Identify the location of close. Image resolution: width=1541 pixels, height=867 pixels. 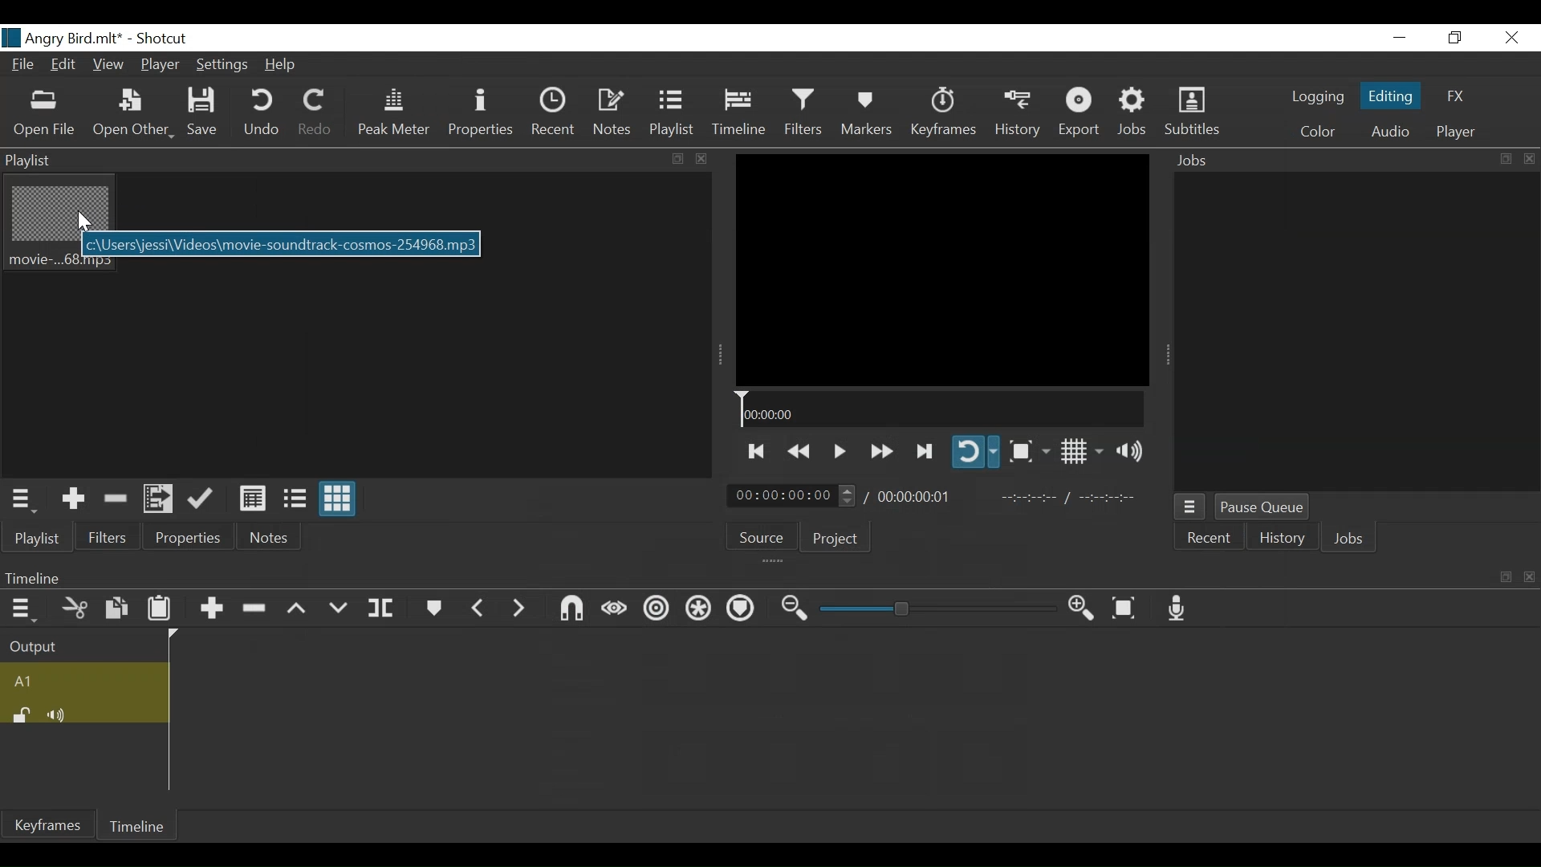
(1527, 158).